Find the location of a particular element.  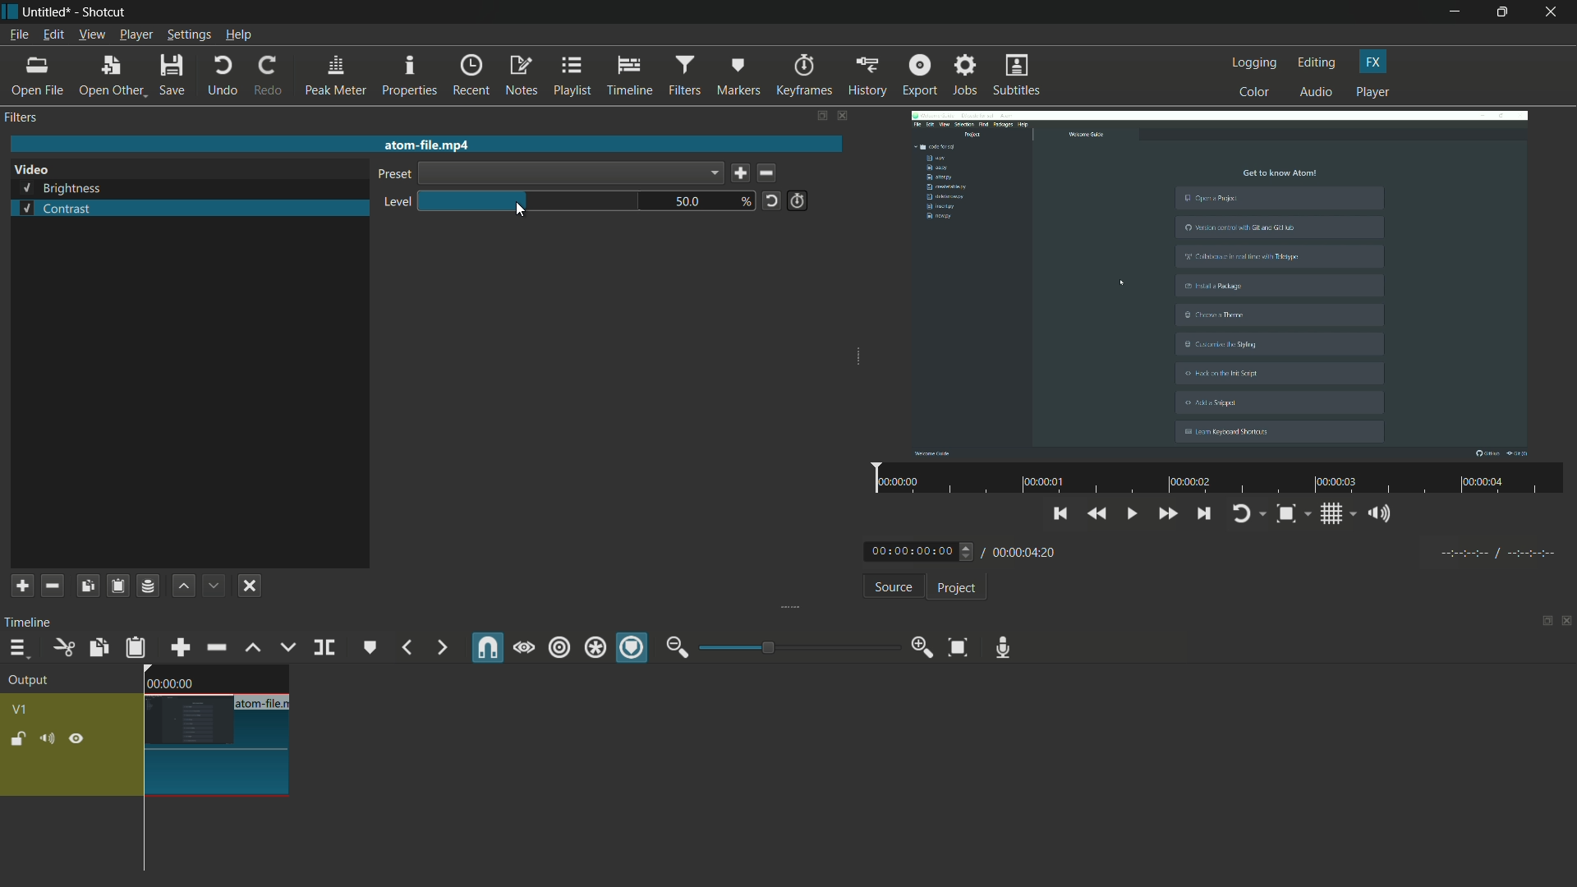

append is located at coordinates (178, 647).